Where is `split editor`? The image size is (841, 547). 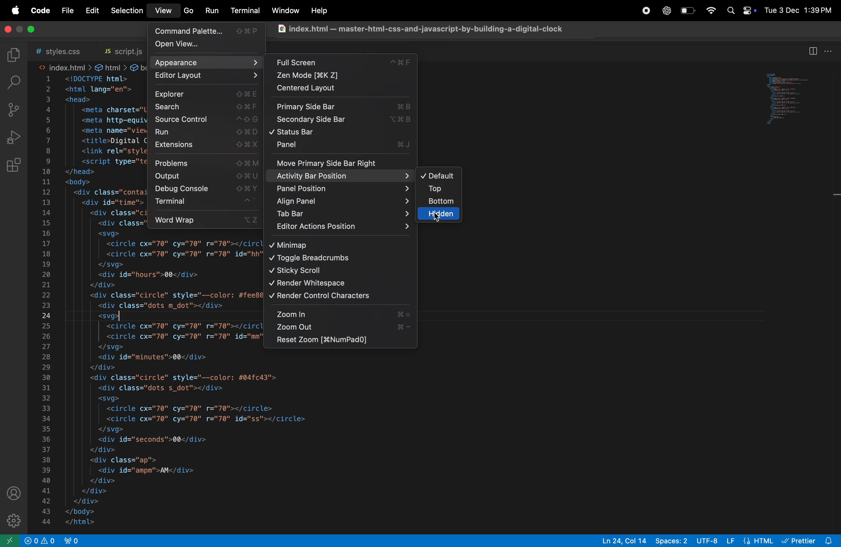 split editor is located at coordinates (812, 51).